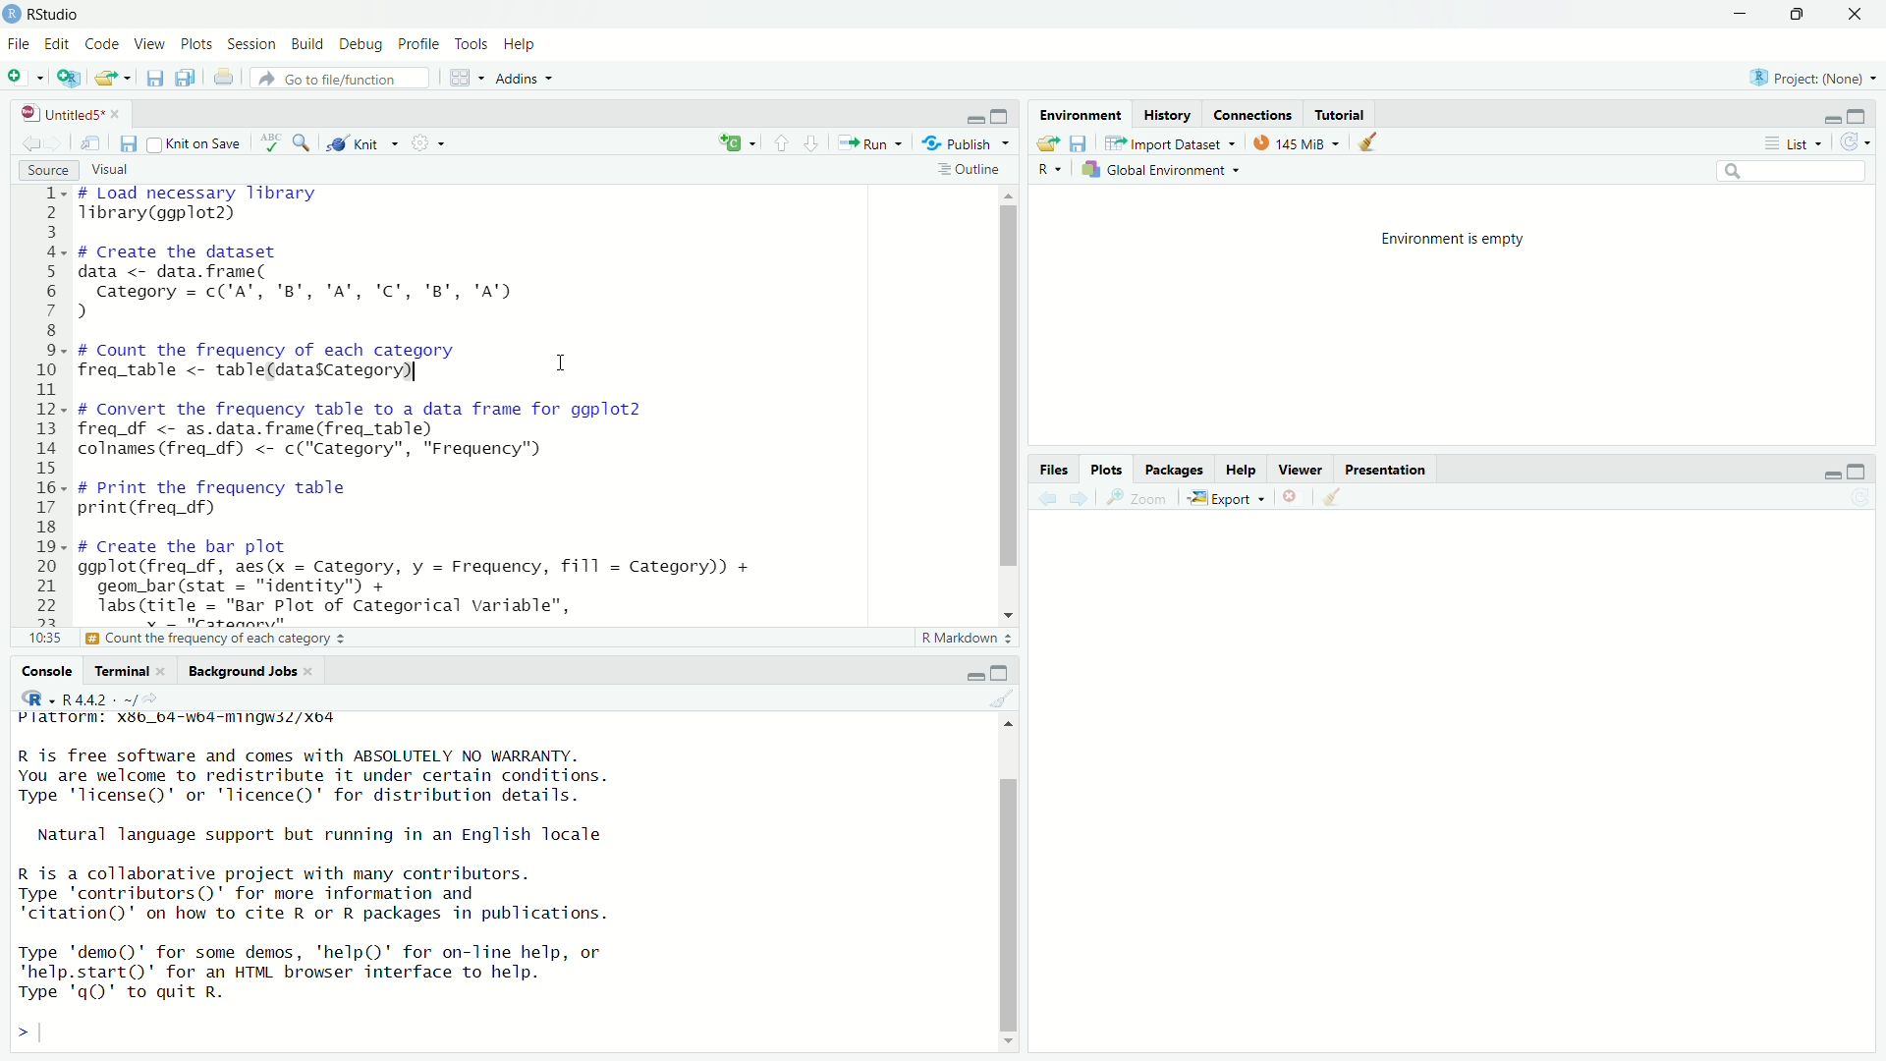  What do you see at coordinates (1000, 673) in the screenshot?
I see `maximize` at bounding box center [1000, 673].